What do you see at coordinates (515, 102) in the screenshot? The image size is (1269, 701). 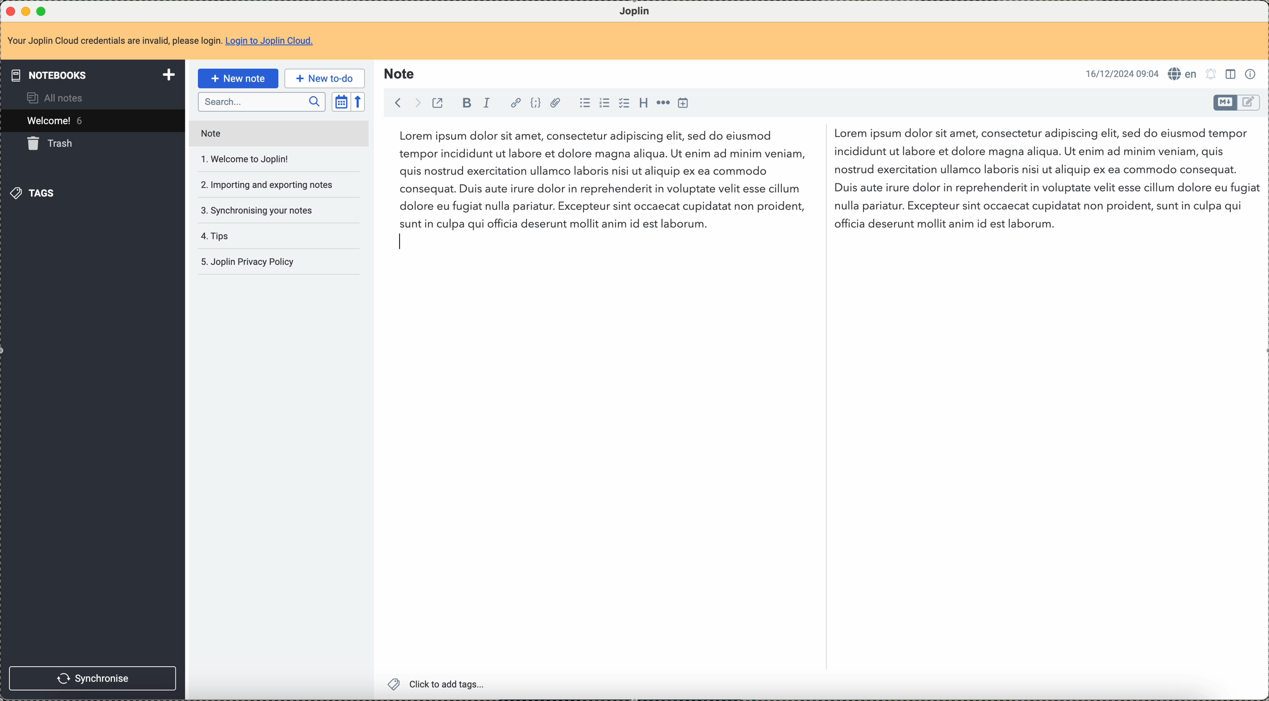 I see `hyperlink` at bounding box center [515, 102].